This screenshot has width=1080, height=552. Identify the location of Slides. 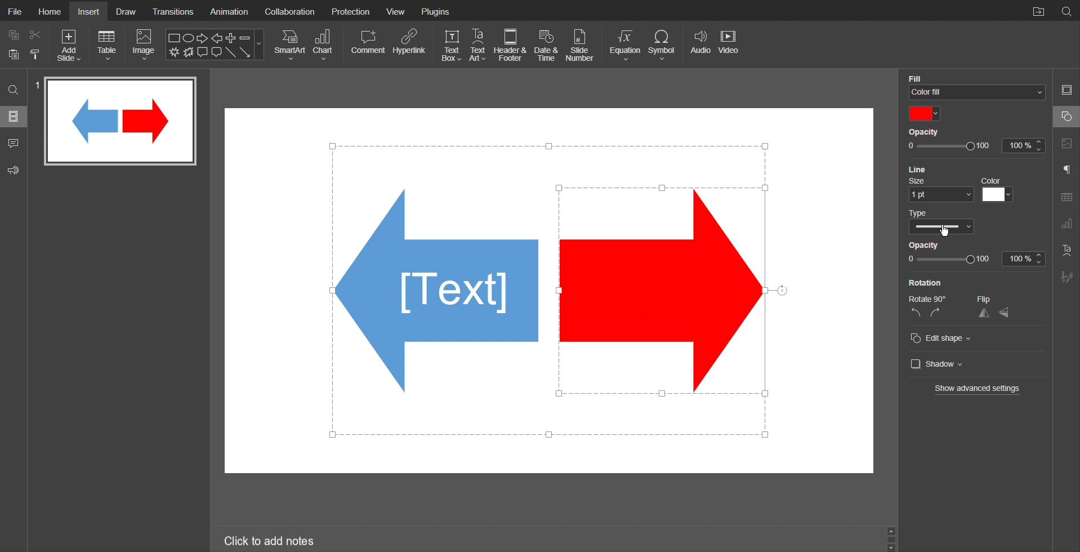
(14, 118).